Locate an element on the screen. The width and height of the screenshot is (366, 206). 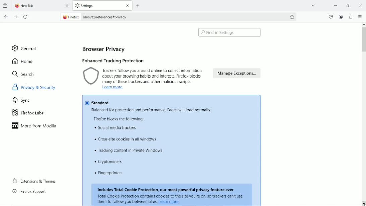
enhanced tracking protection is located at coordinates (113, 61).